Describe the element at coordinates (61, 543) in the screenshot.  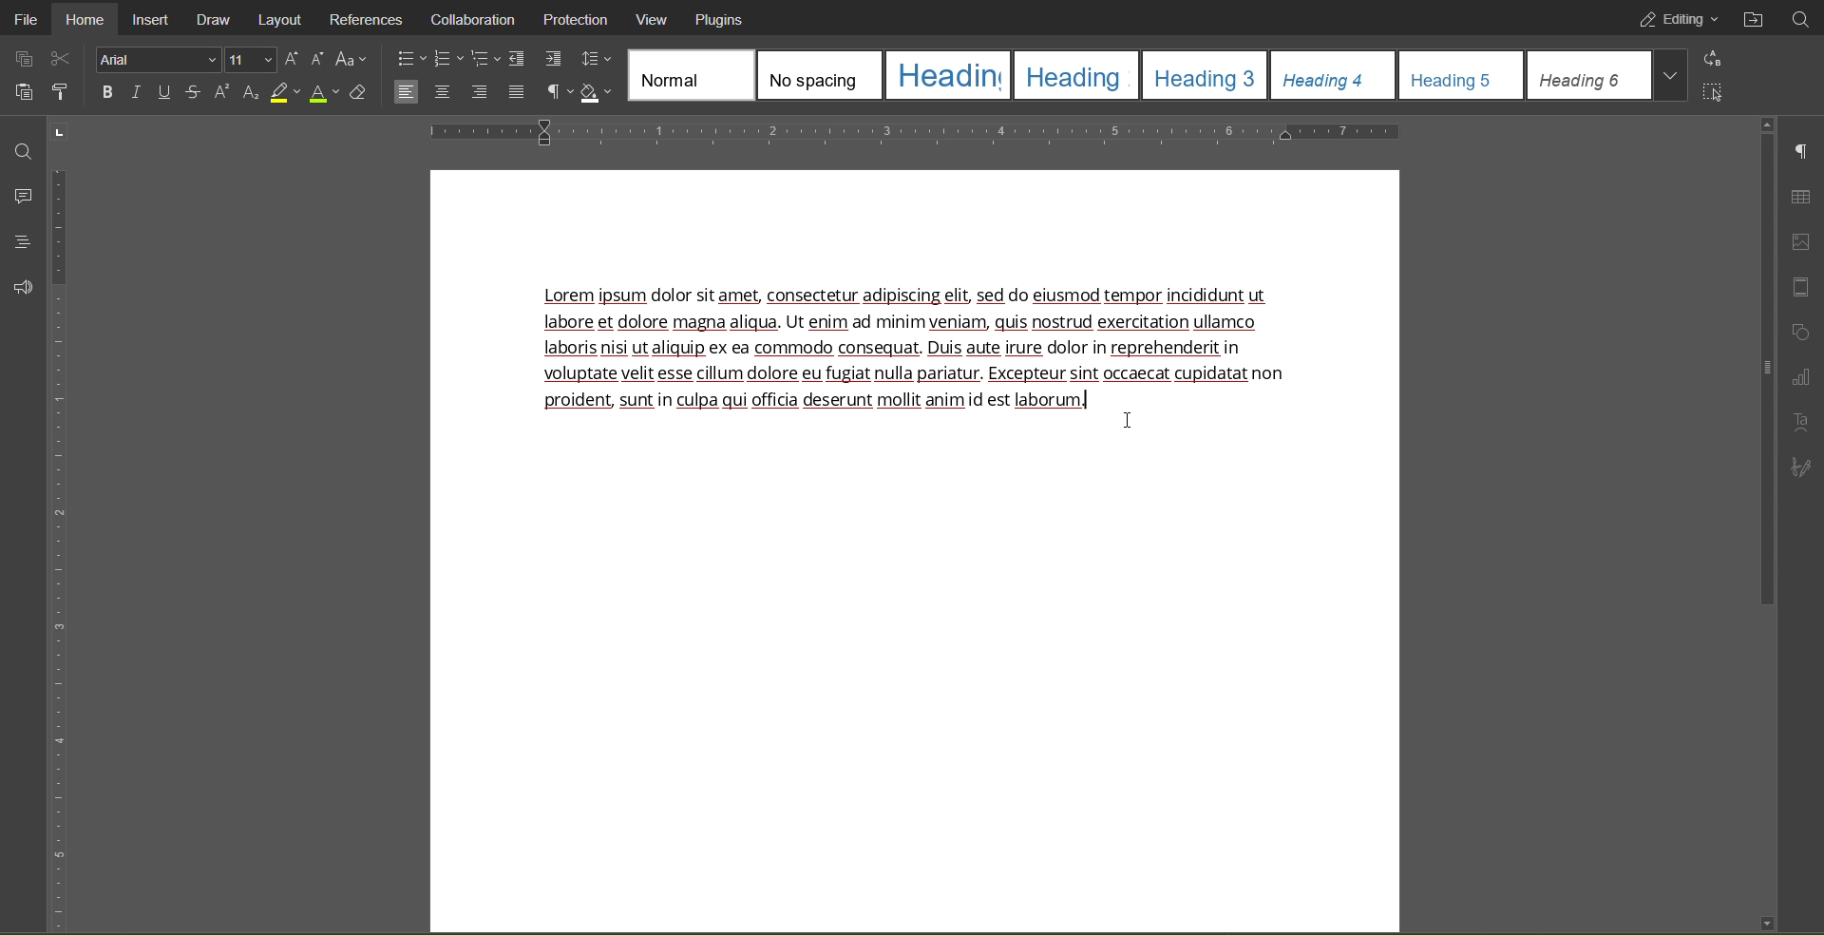
I see `Vertical Ruler` at that location.